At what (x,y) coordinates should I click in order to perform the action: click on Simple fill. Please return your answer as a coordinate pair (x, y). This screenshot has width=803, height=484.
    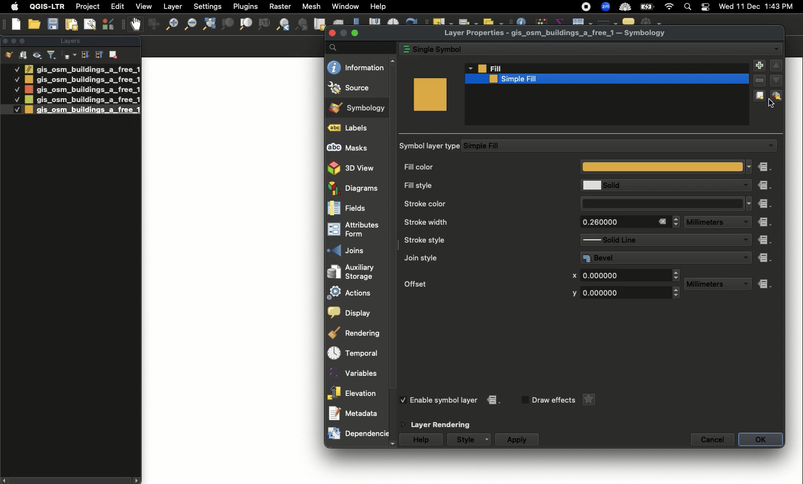
    Looking at the image, I should click on (599, 79).